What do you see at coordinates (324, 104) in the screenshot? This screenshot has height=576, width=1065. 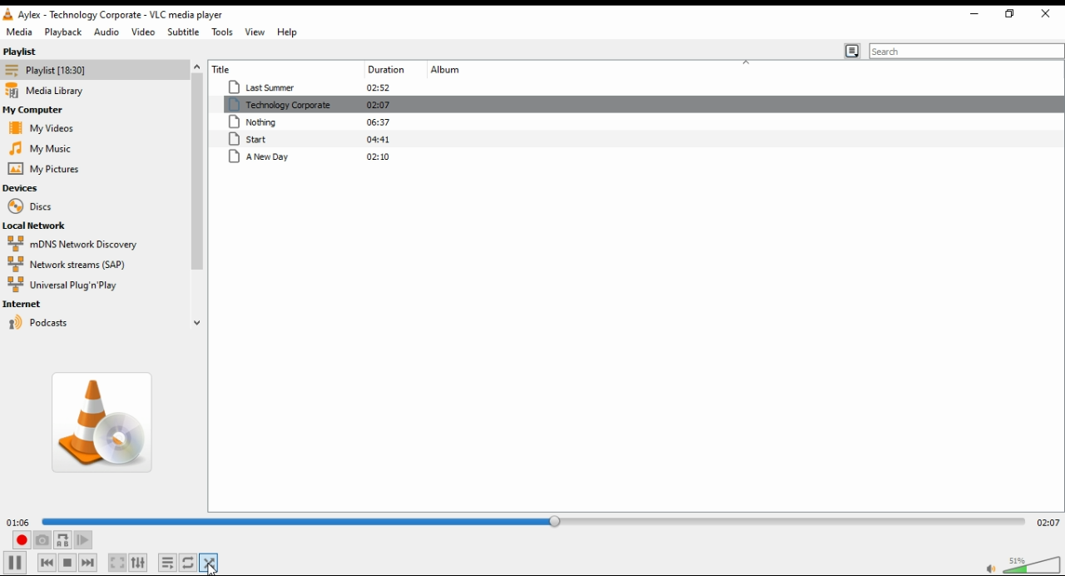 I see `technology corporate` at bounding box center [324, 104].